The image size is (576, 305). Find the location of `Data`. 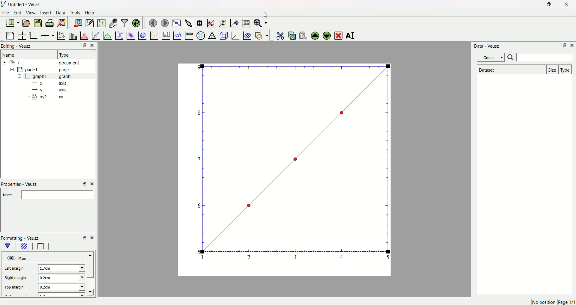

Data is located at coordinates (61, 13).